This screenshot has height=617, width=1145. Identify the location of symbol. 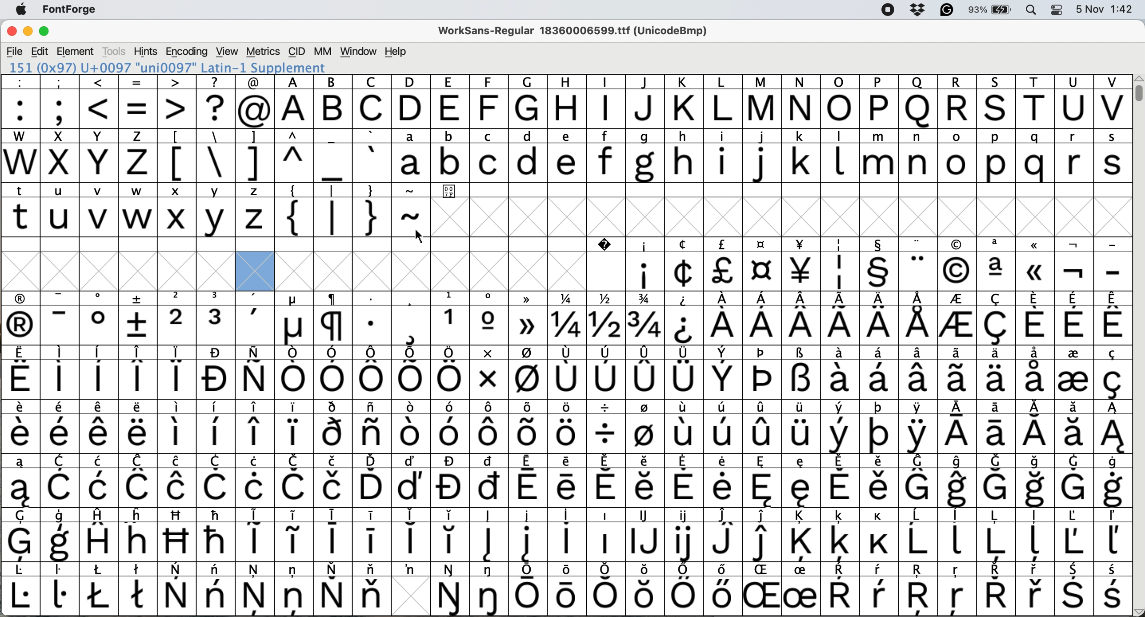
(645, 319).